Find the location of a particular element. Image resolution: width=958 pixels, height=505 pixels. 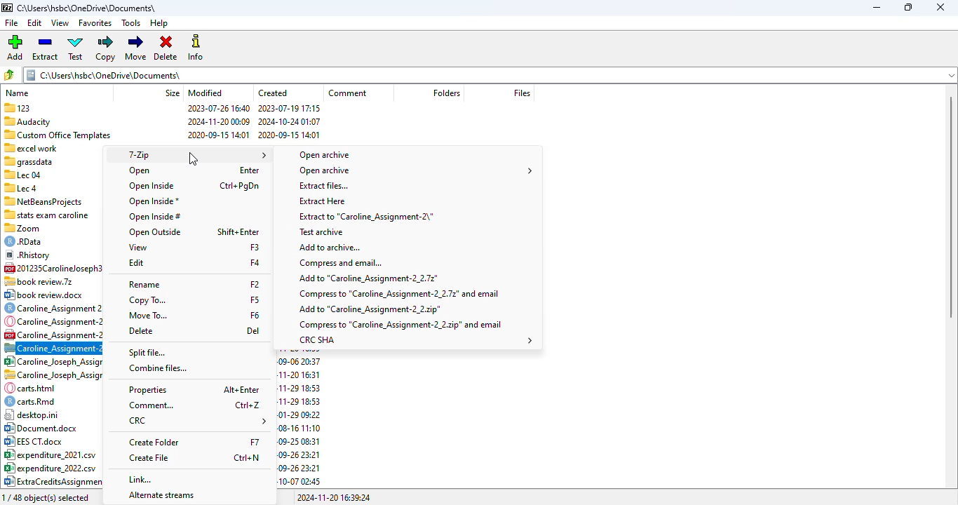

shortcut for rename is located at coordinates (255, 284).